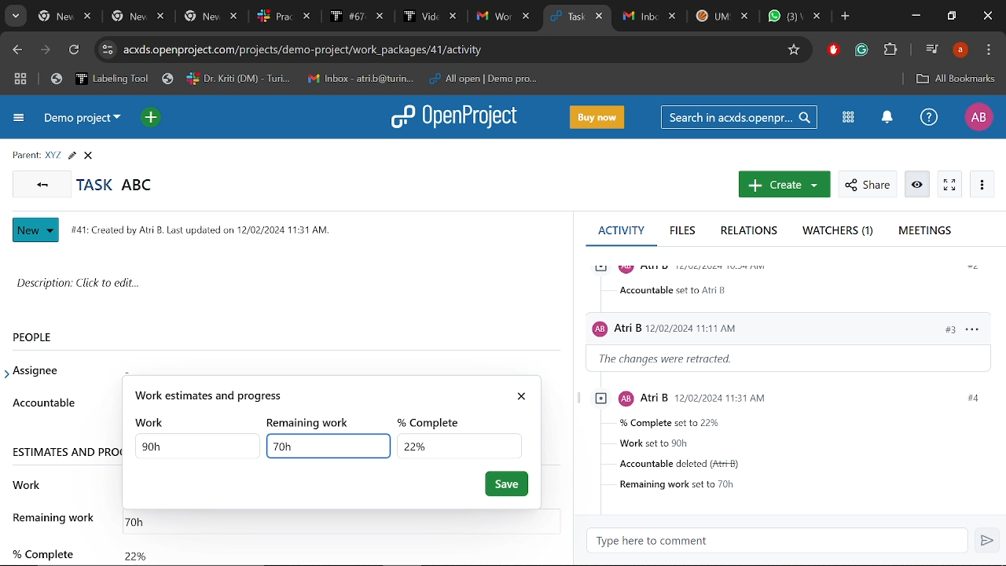 Image resolution: width=1006 pixels, height=566 pixels. Describe the element at coordinates (207, 228) in the screenshot. I see `task info` at that location.